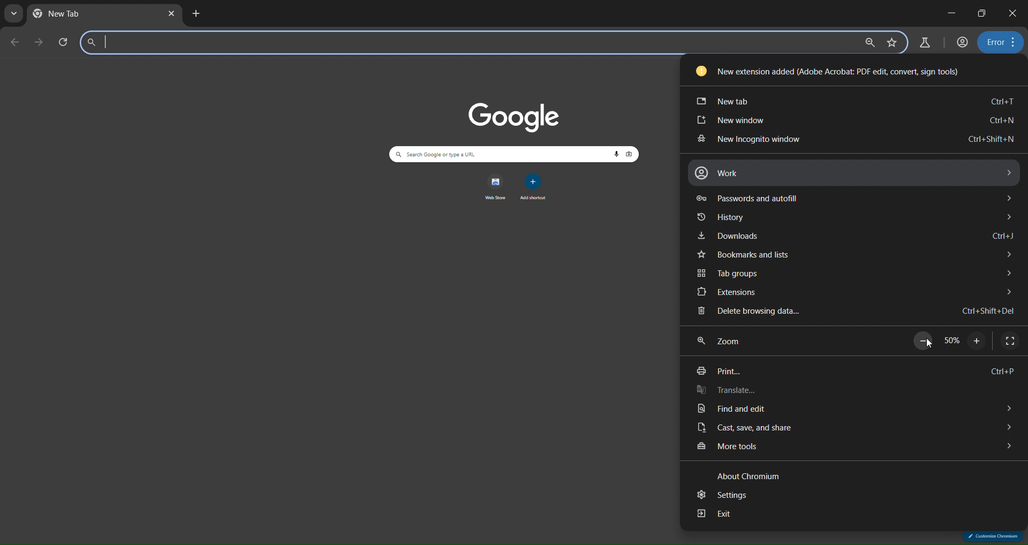 The image size is (1028, 545). Describe the element at coordinates (516, 116) in the screenshot. I see `image` at that location.